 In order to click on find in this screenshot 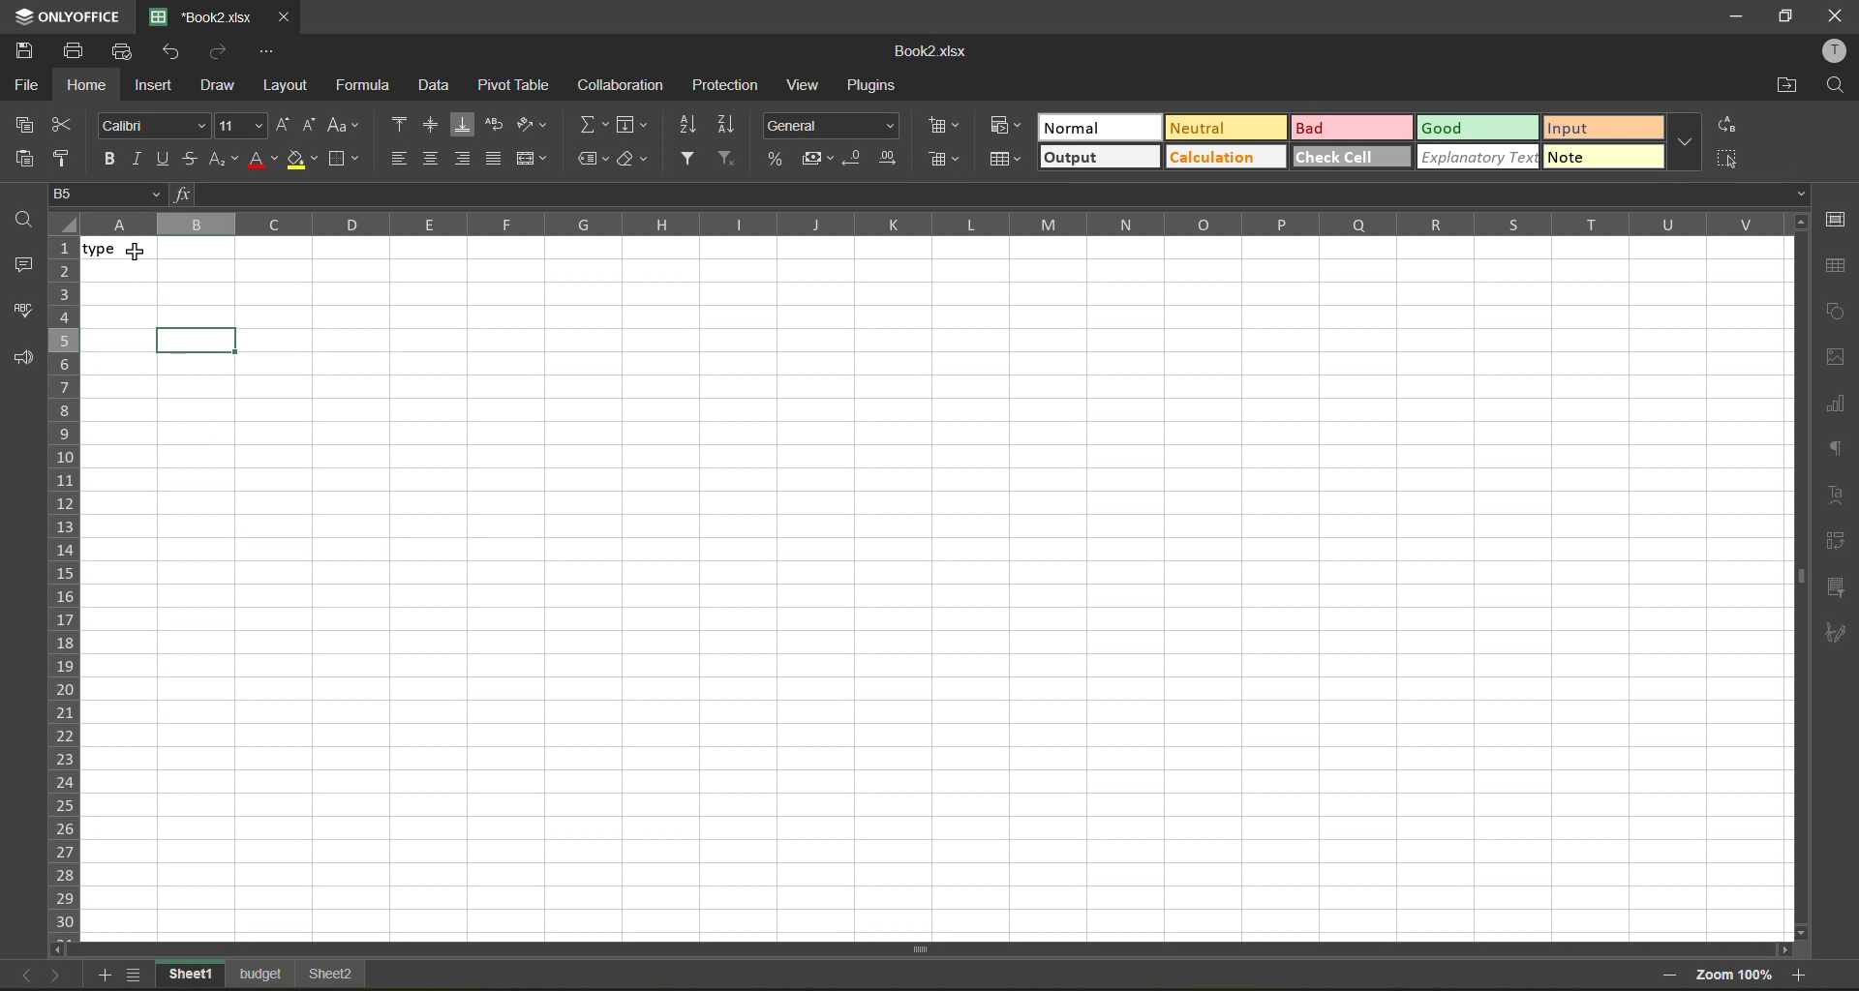, I will do `click(1834, 86)`.